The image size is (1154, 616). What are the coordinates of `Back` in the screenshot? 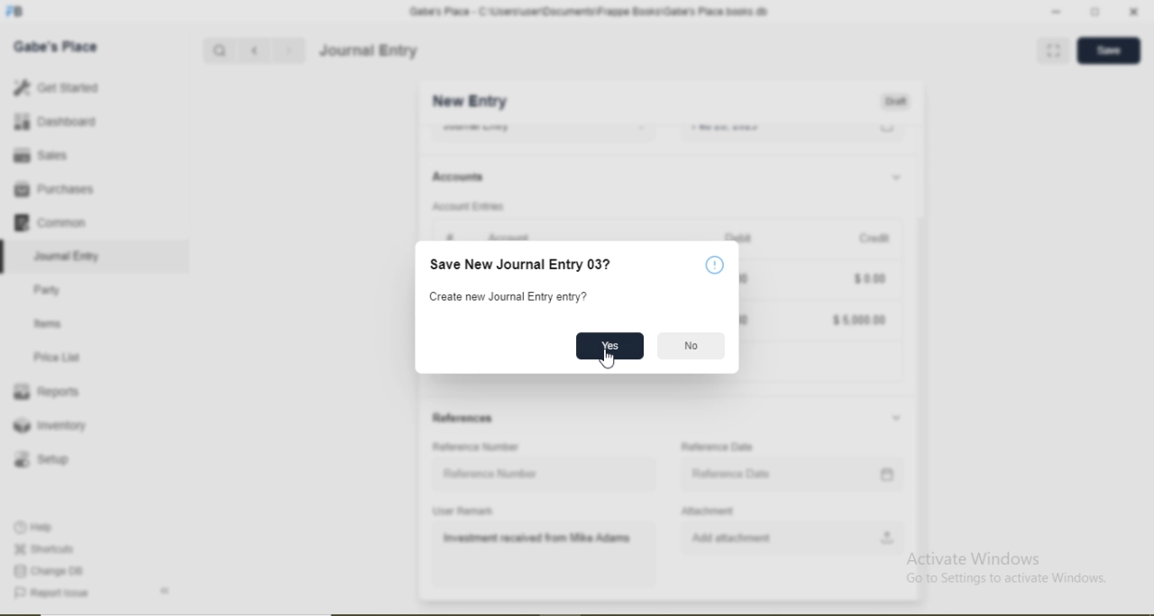 It's located at (164, 591).